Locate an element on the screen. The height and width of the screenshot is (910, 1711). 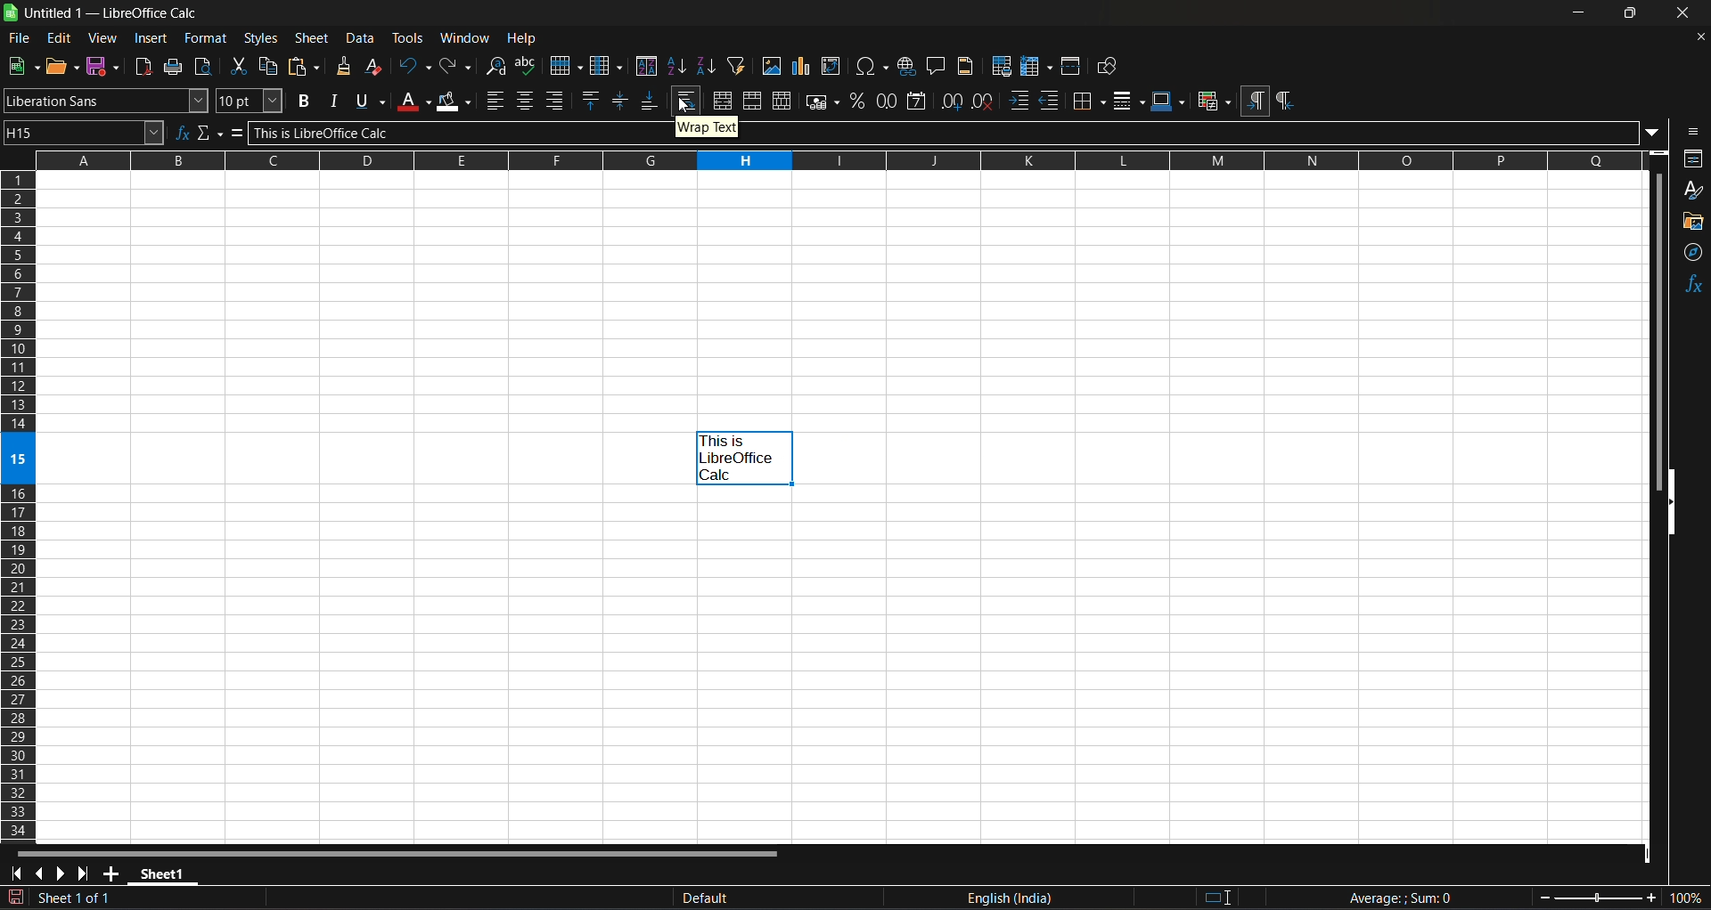
format as date is located at coordinates (919, 102).